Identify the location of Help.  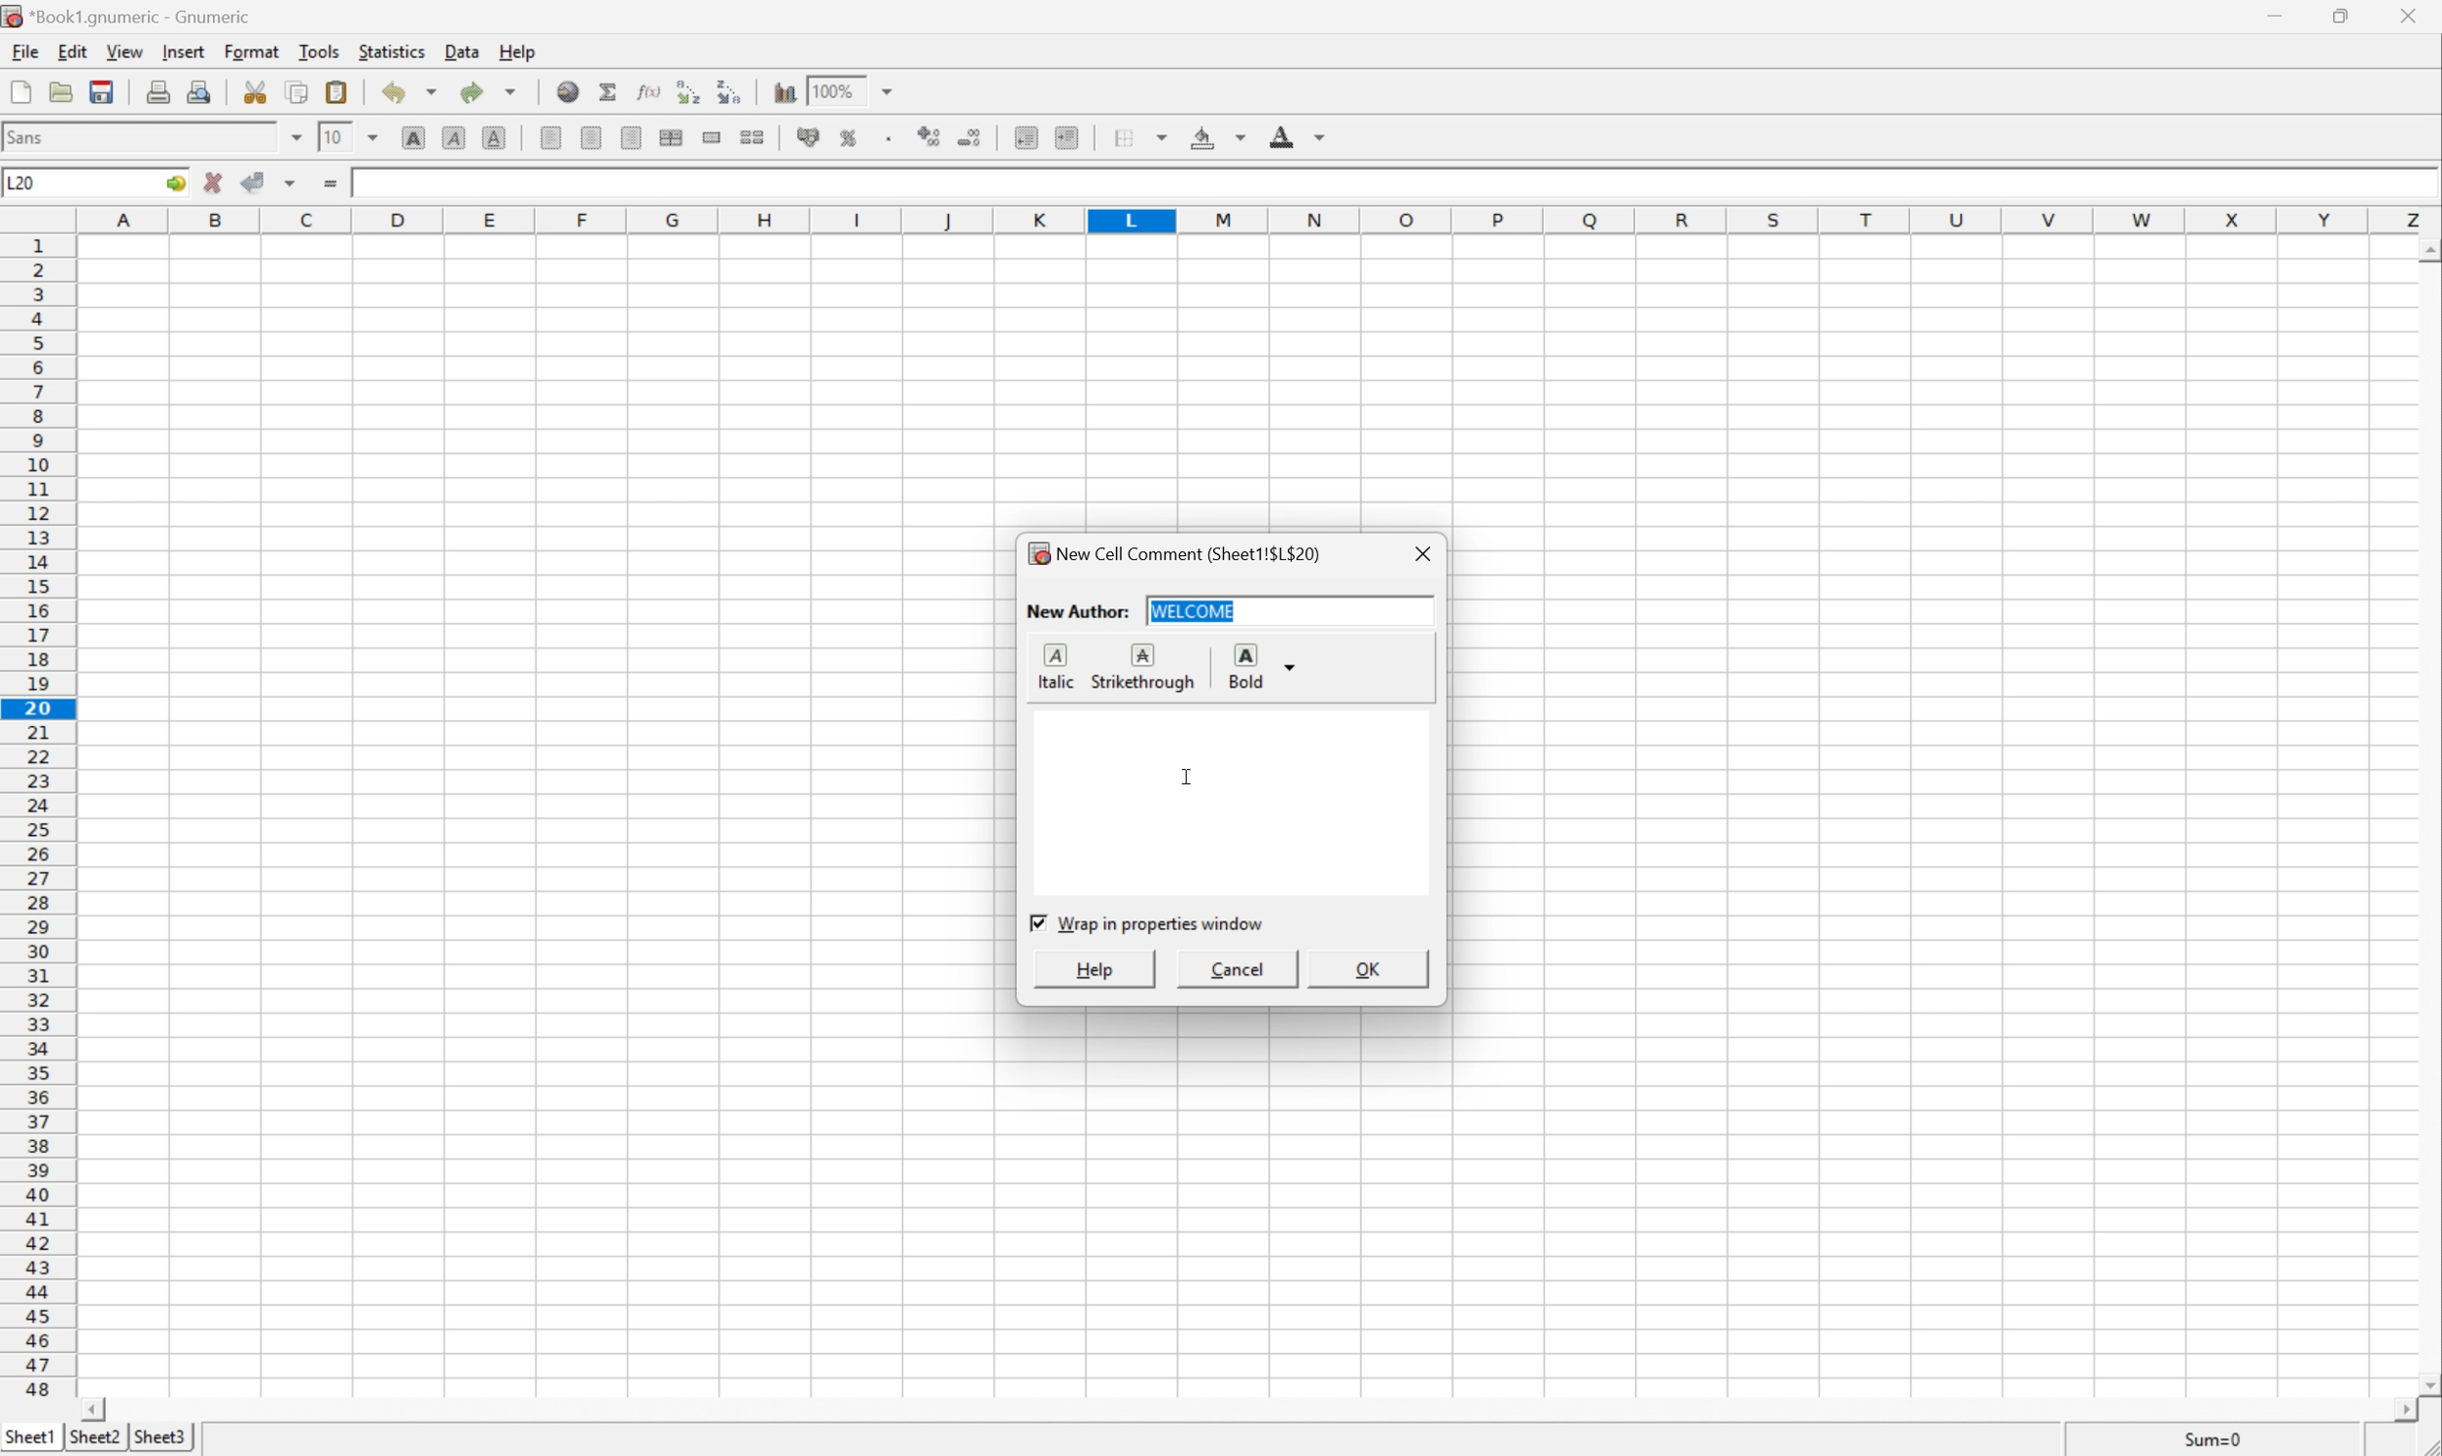
(517, 52).